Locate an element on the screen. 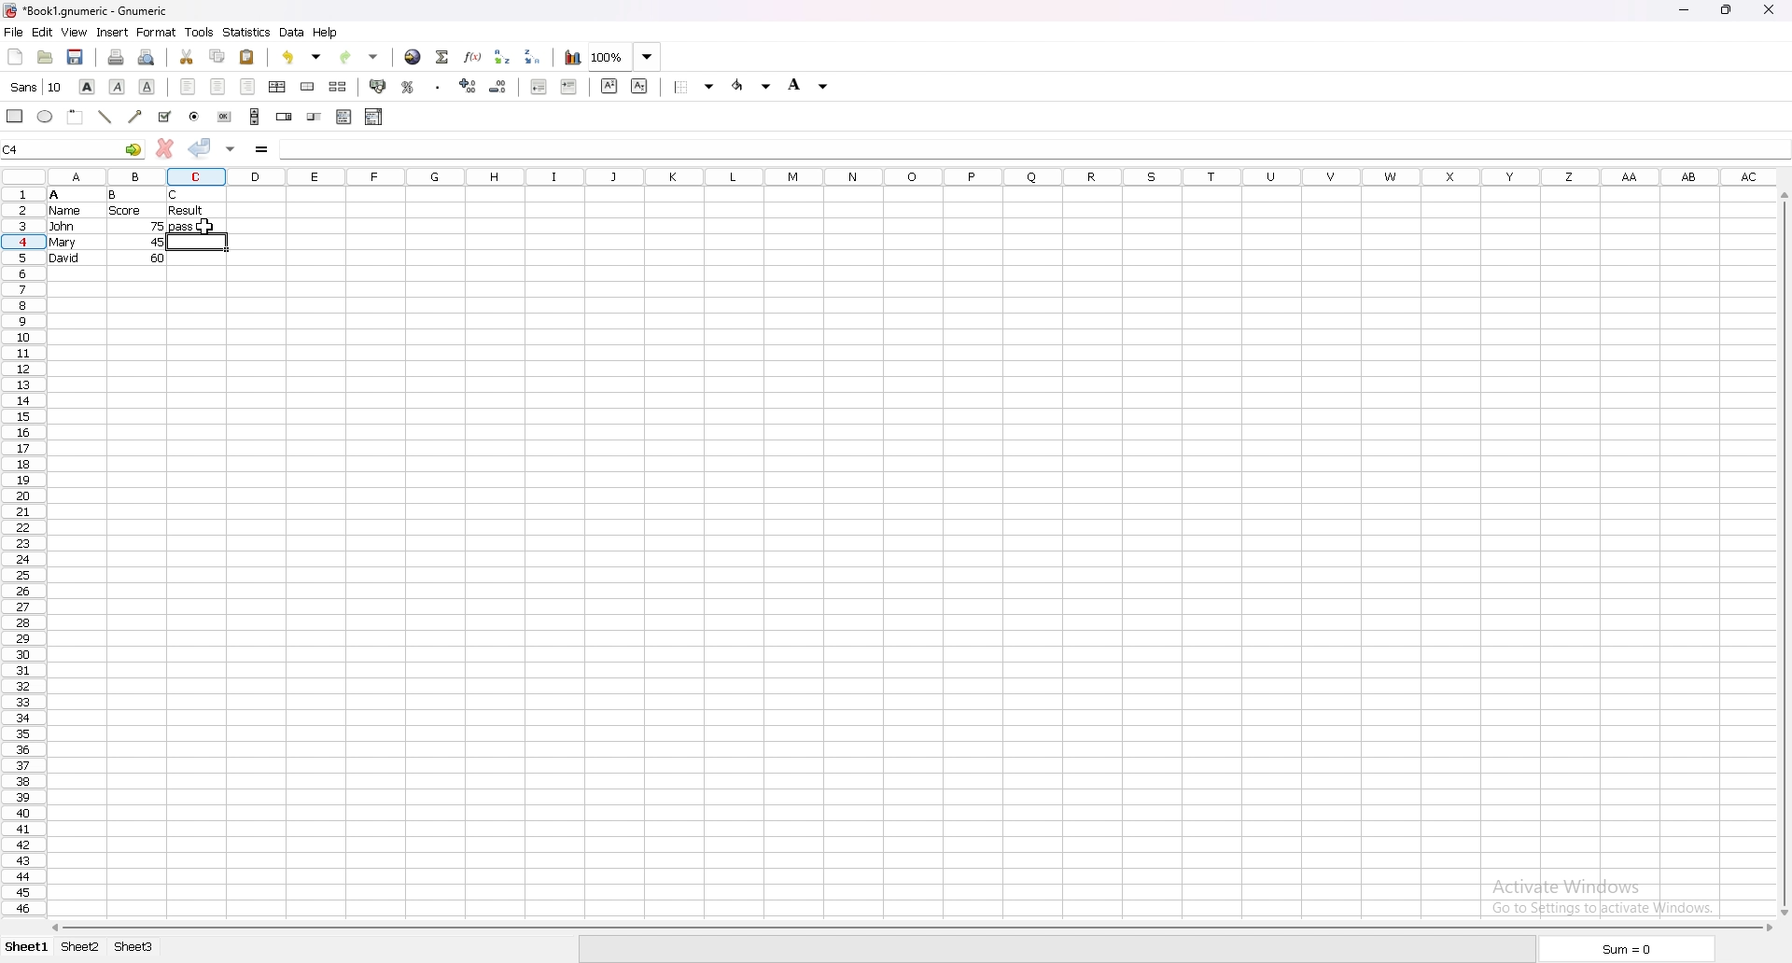 Image resolution: width=1792 pixels, height=963 pixels. font is located at coordinates (36, 87).